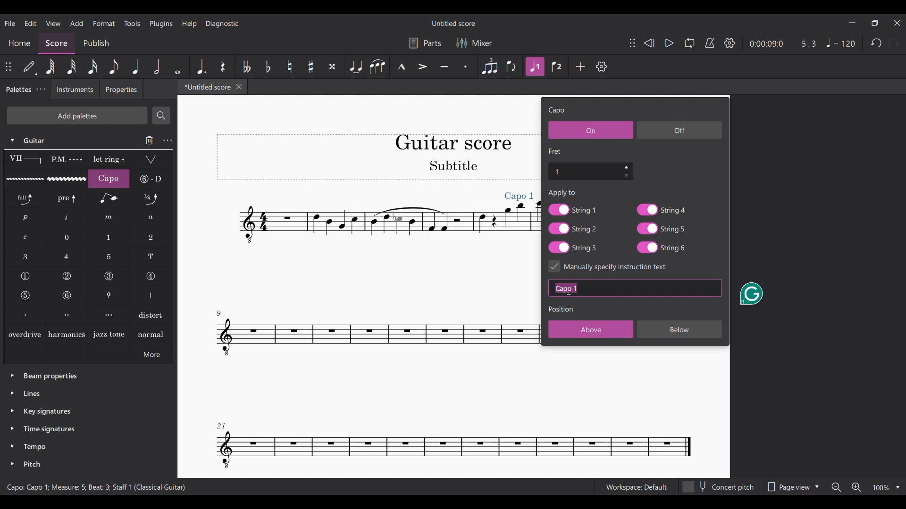  What do you see at coordinates (453, 24) in the screenshot?
I see `Score title` at bounding box center [453, 24].